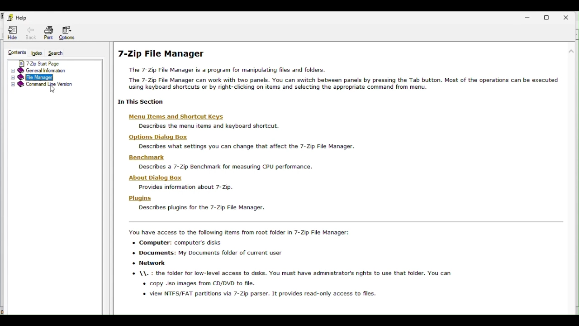  What do you see at coordinates (532, 16) in the screenshot?
I see `Minimize` at bounding box center [532, 16].